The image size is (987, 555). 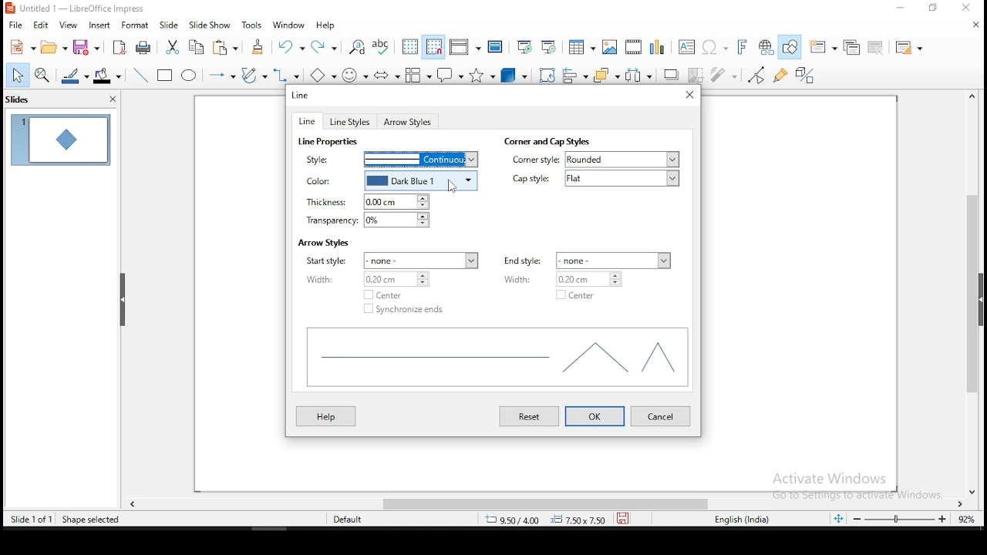 What do you see at coordinates (197, 47) in the screenshot?
I see `copy` at bounding box center [197, 47].